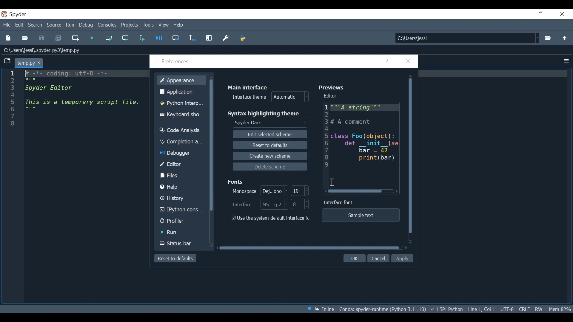 The width and height of the screenshot is (573, 322). Describe the element at coordinates (76, 38) in the screenshot. I see `Create new file at the current file` at that location.